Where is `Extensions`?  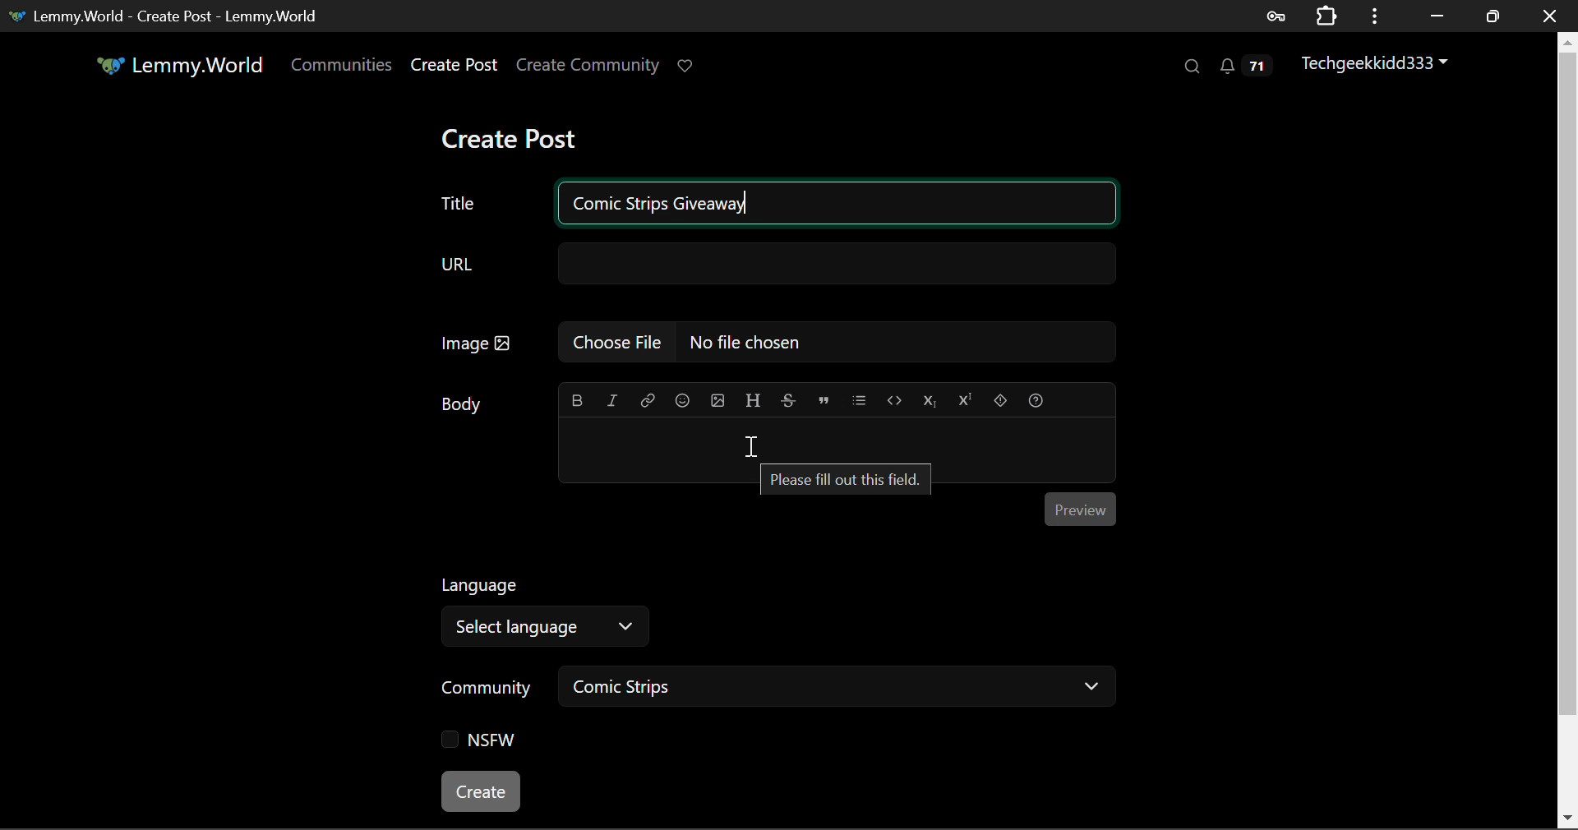 Extensions is located at coordinates (1326, 16).